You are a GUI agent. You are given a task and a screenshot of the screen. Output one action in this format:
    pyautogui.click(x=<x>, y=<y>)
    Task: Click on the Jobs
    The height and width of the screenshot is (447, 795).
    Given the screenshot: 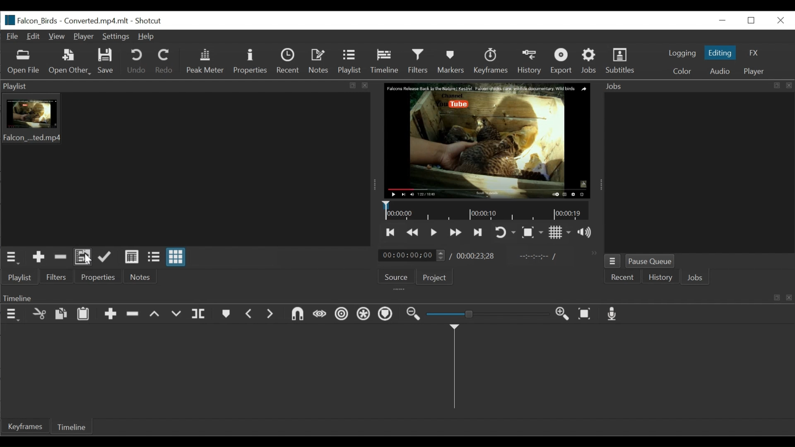 What is the action you would take?
    pyautogui.click(x=697, y=278)
    